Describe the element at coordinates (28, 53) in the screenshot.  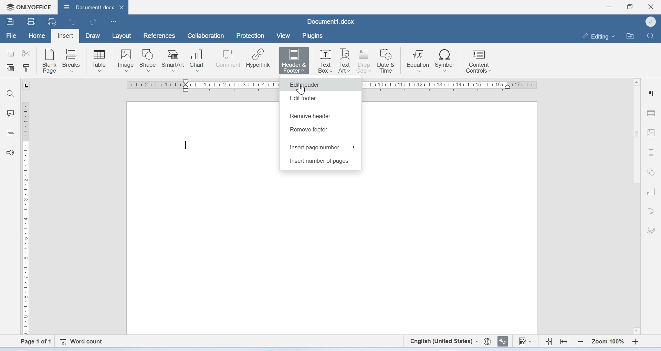
I see `cut` at that location.